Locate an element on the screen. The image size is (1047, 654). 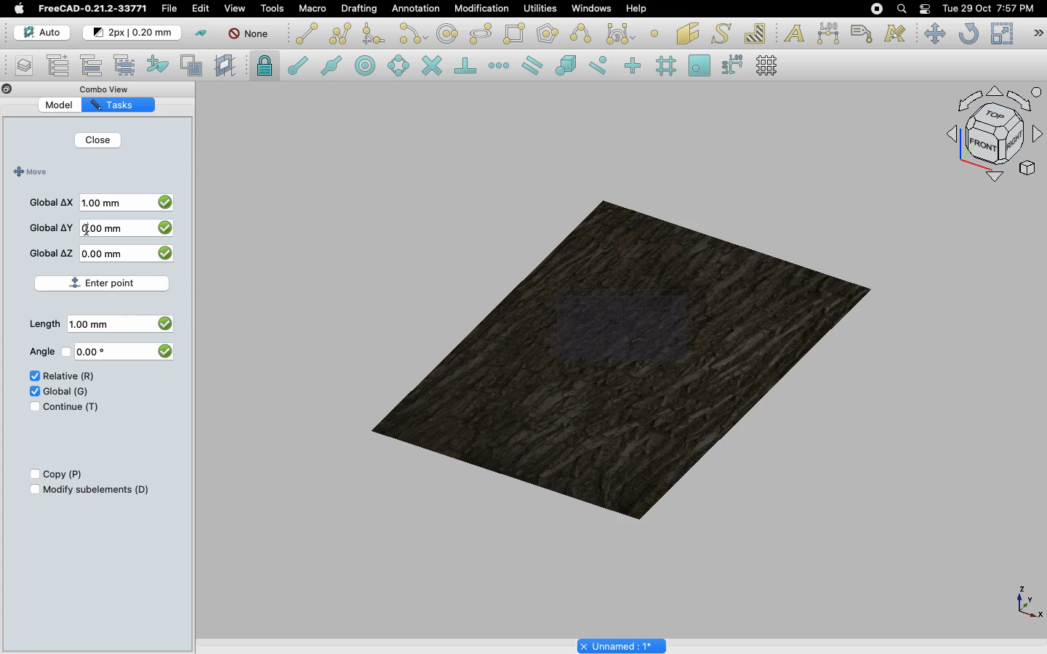
Selecting edit is located at coordinates (204, 9).